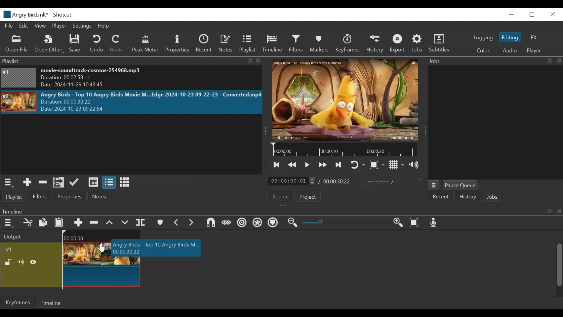 Image resolution: width=563 pixels, height=317 pixels. I want to click on Cut, so click(28, 223).